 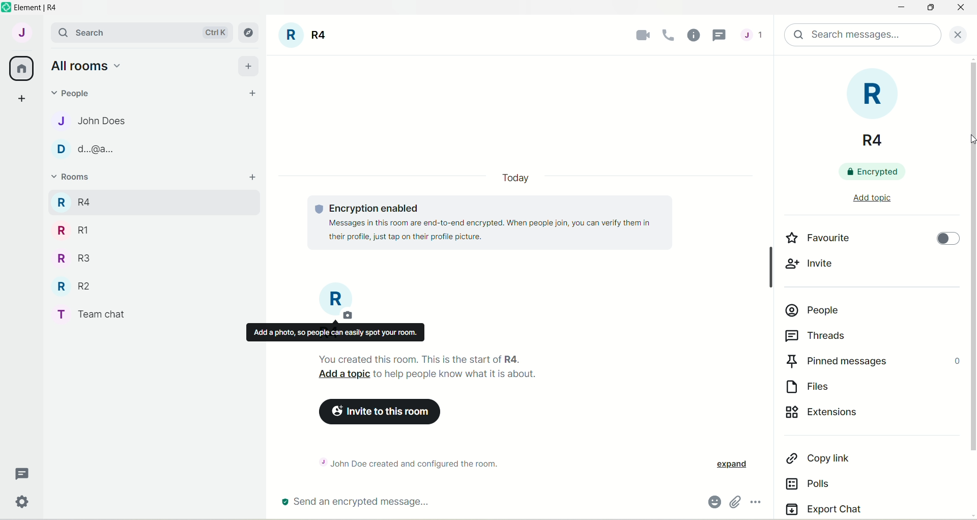 I want to click on attachments, so click(x=734, y=503).